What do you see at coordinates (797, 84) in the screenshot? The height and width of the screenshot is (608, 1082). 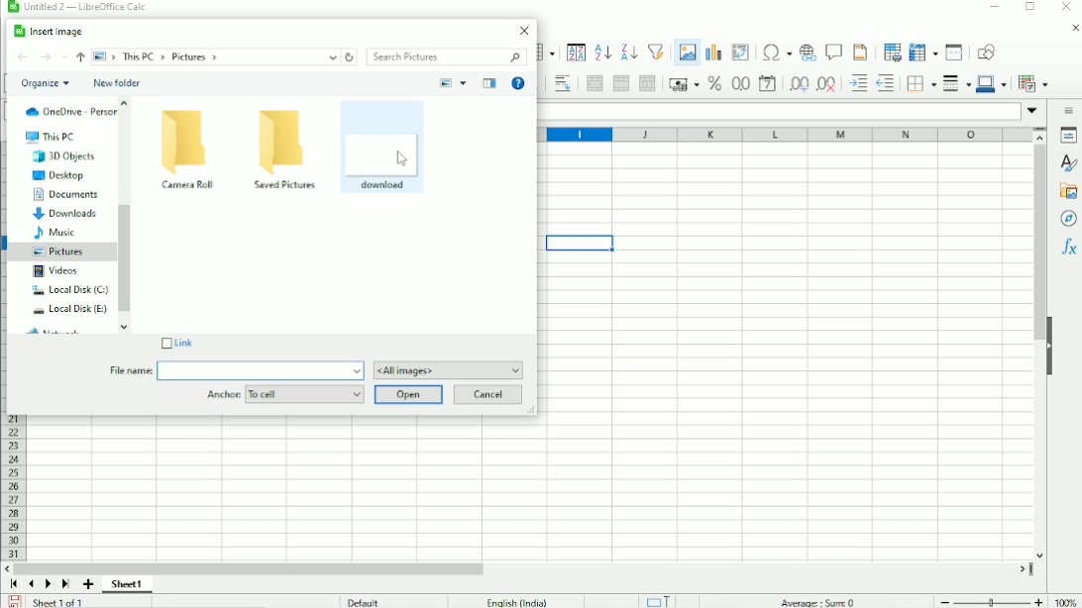 I see `Add decimal place` at bounding box center [797, 84].